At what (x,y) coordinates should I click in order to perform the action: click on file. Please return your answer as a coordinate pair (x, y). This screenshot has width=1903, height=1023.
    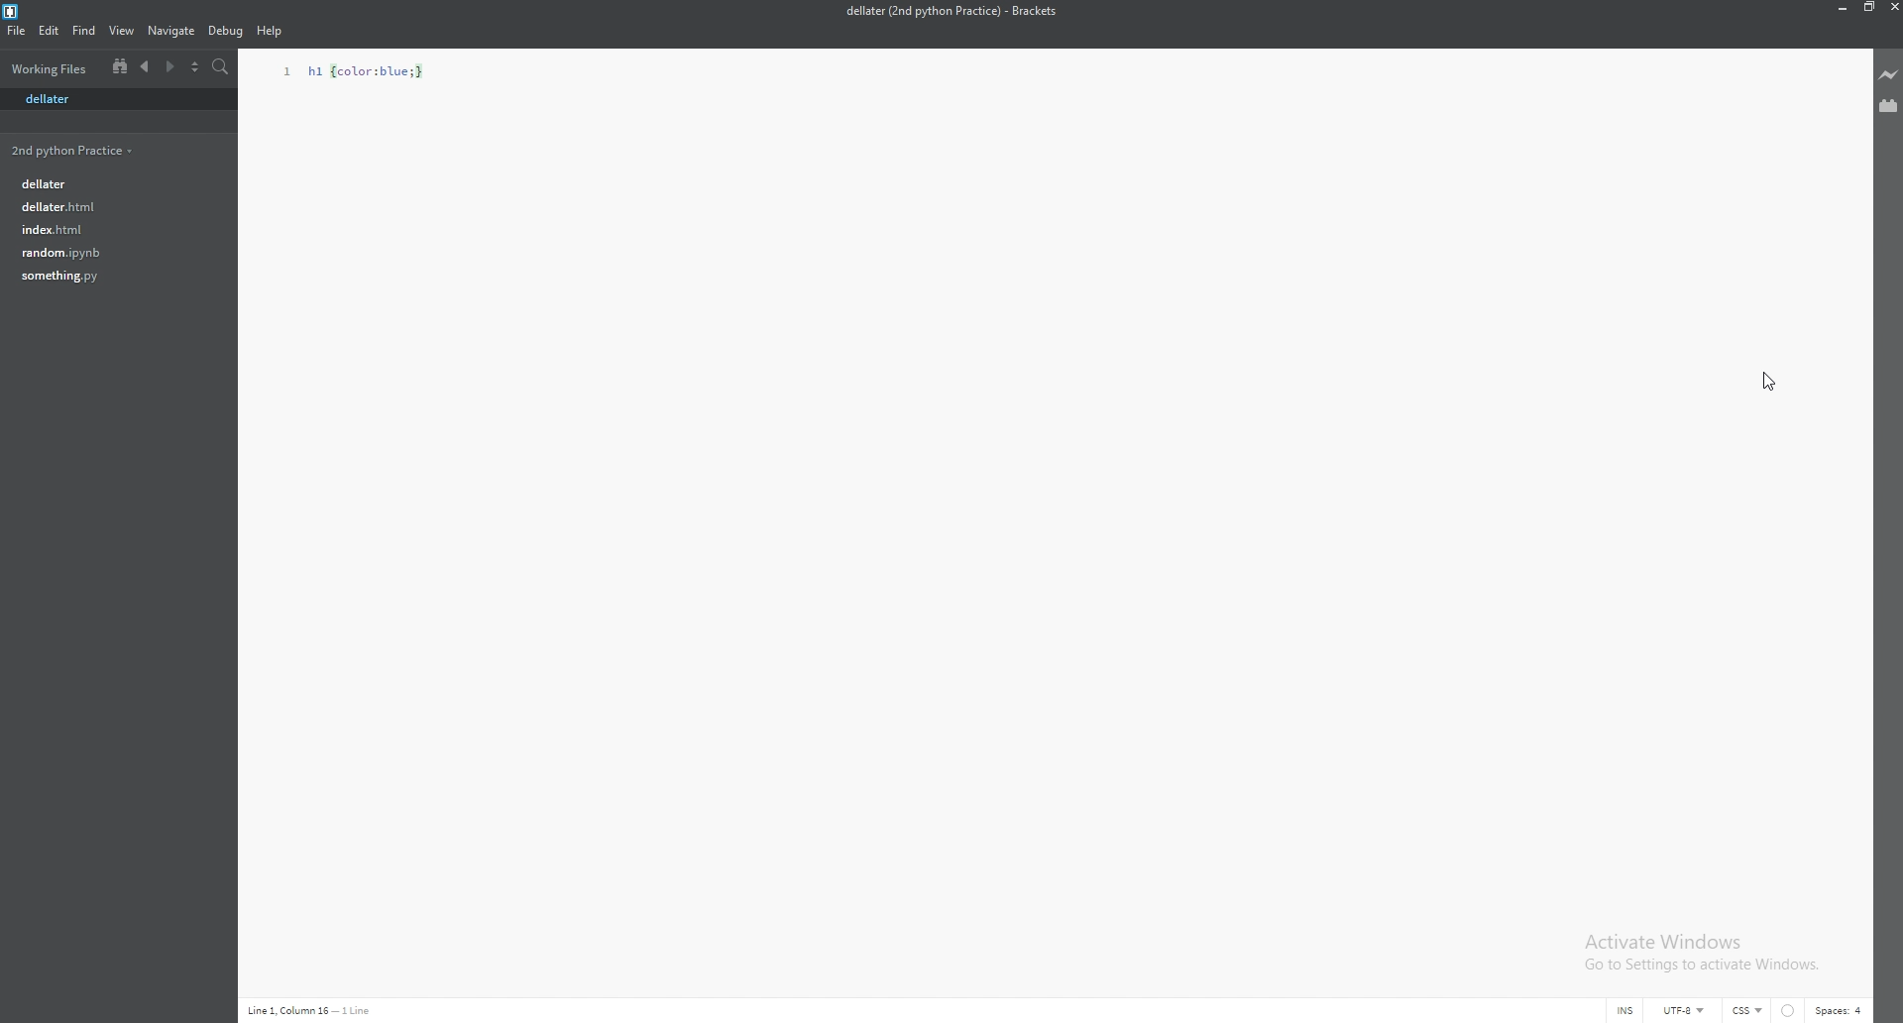
    Looking at the image, I should click on (112, 181).